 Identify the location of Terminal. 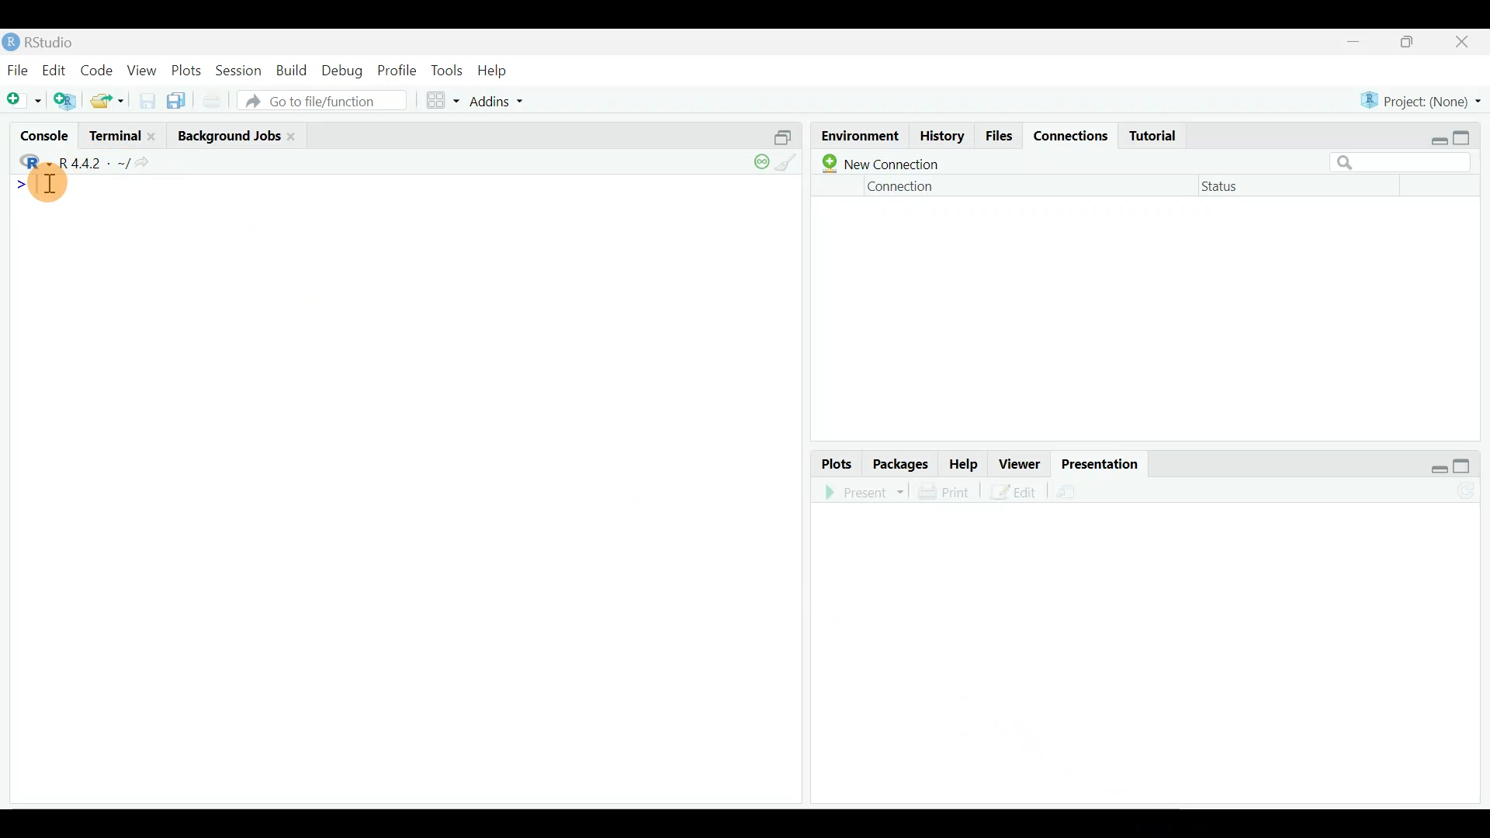
(115, 137).